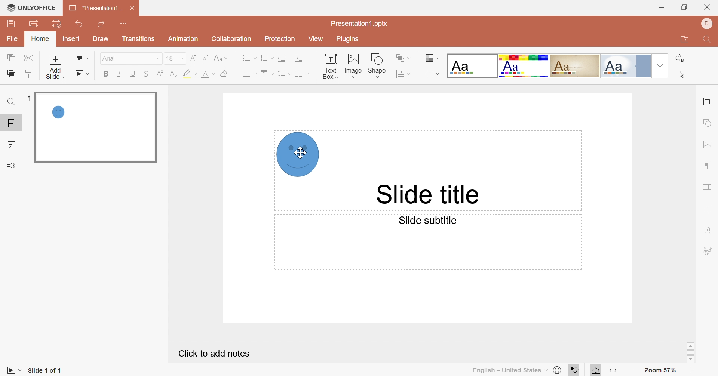  I want to click on paragraph settings, so click(708, 166).